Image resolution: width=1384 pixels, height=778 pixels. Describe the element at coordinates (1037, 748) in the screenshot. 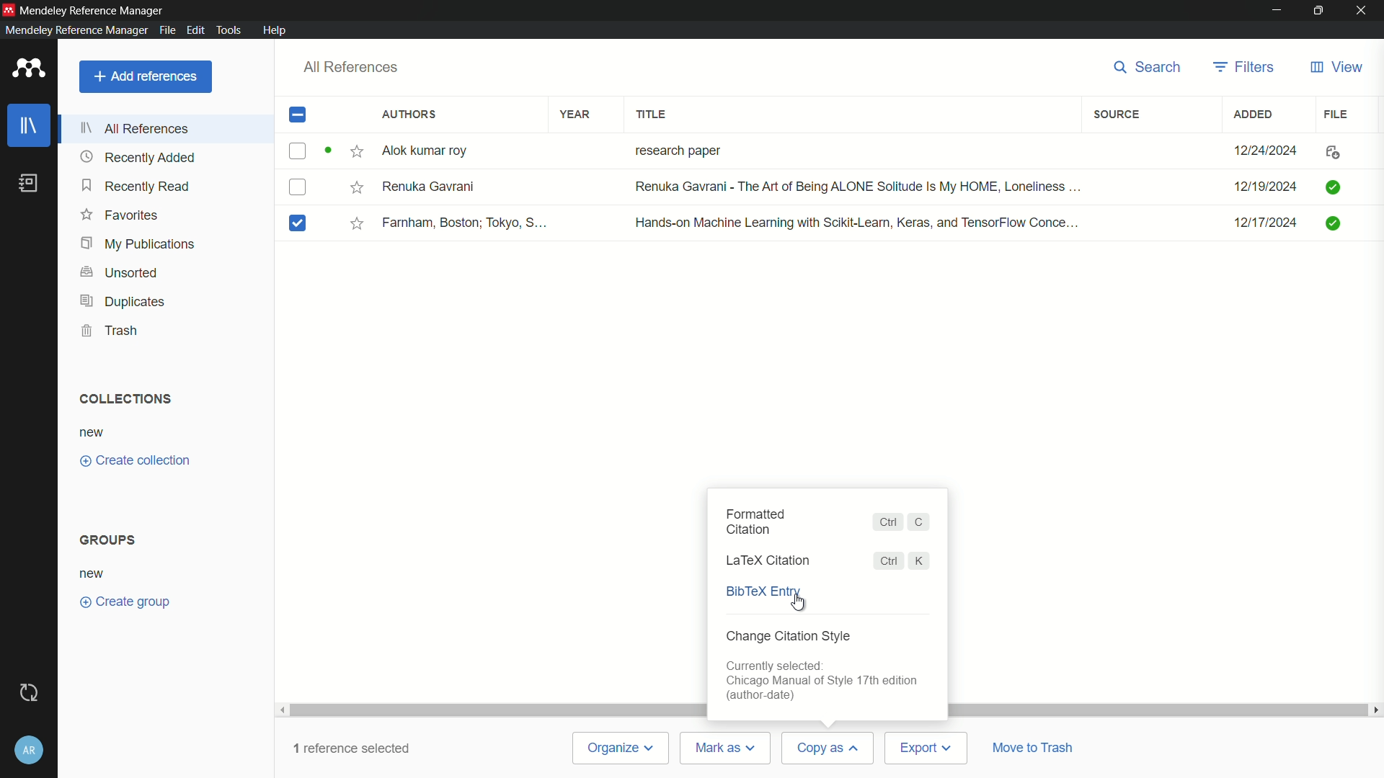

I see `move to trash` at that location.